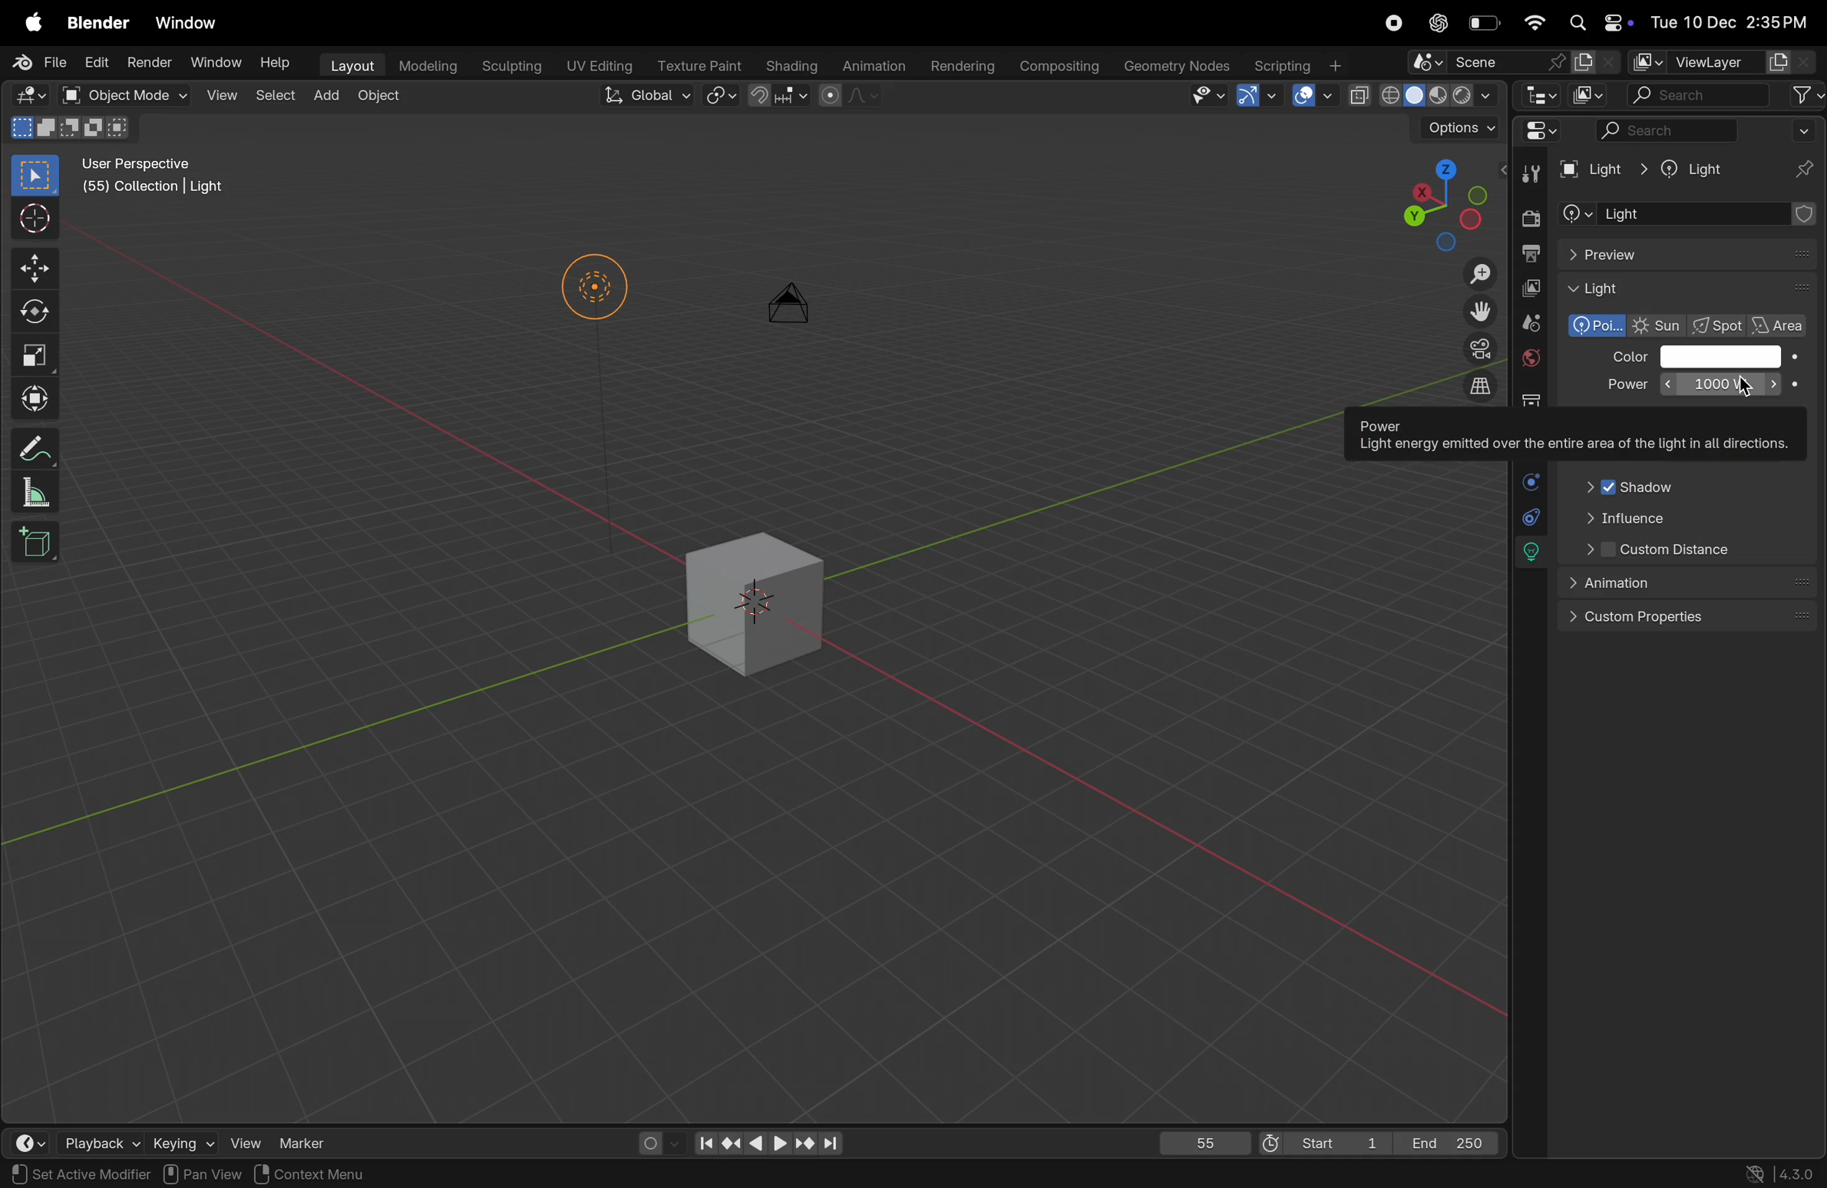 Image resolution: width=1827 pixels, height=1188 pixels. Describe the element at coordinates (1596, 326) in the screenshot. I see `polarized` at that location.